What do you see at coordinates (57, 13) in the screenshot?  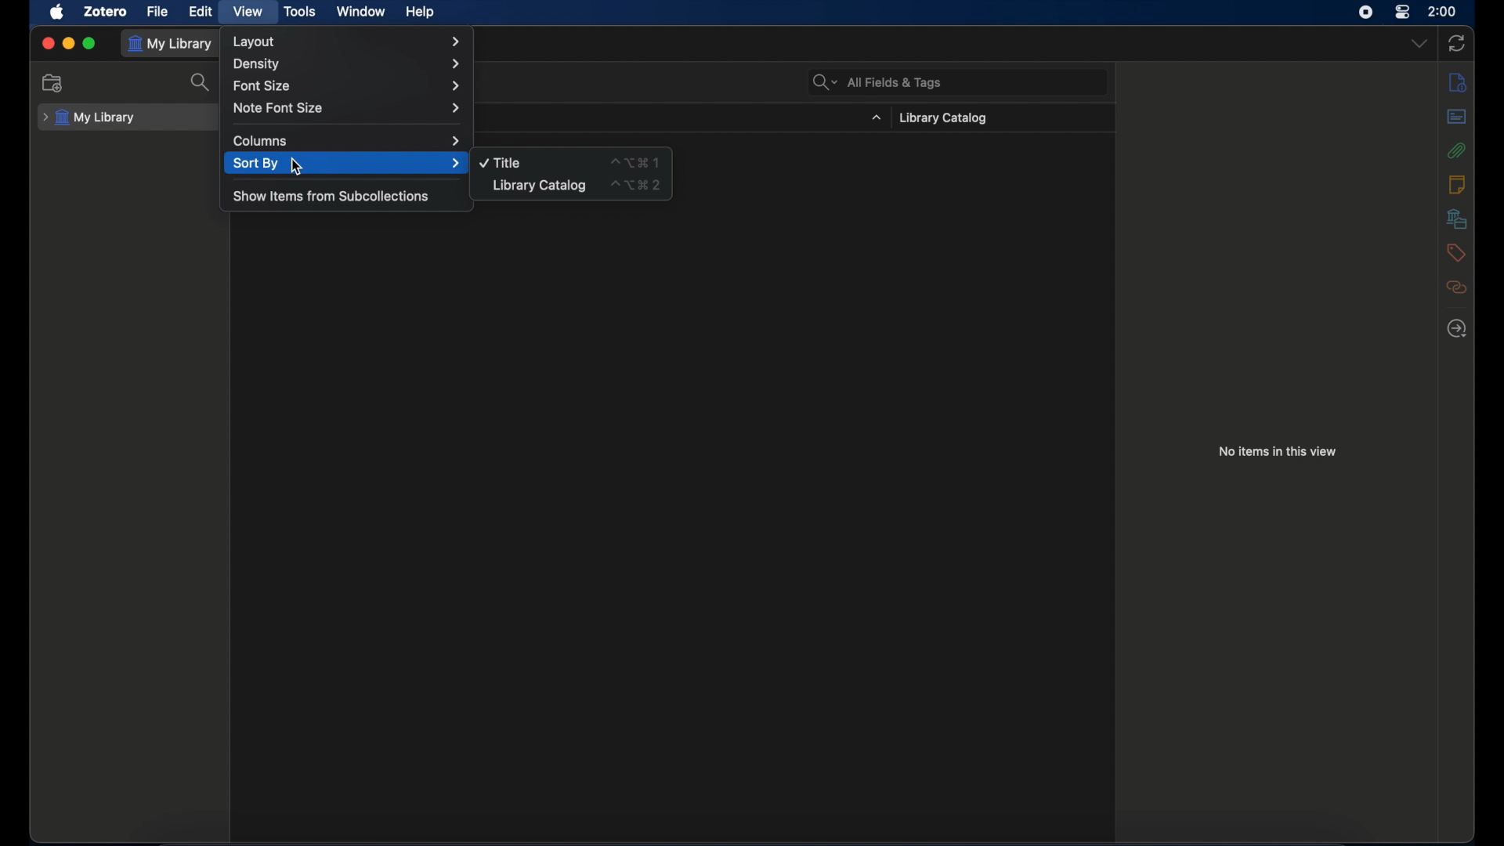 I see `apple` at bounding box center [57, 13].